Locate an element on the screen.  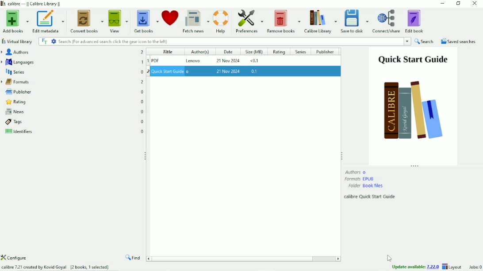
21 Nov 2024 is located at coordinates (229, 71).